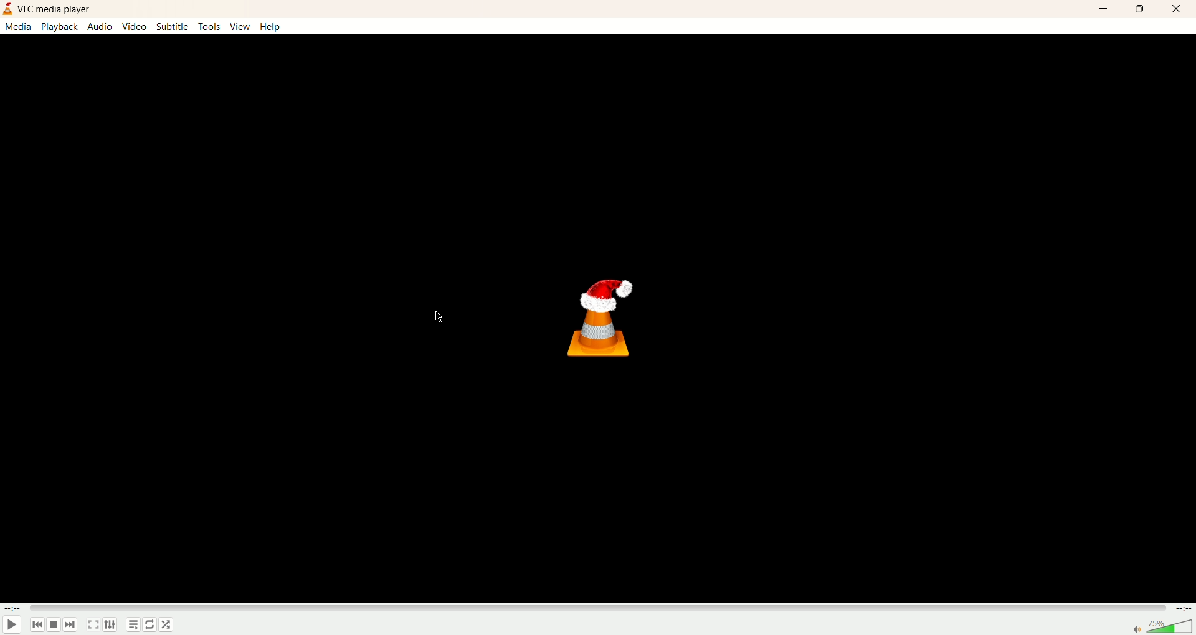 This screenshot has width=1196, height=635. Describe the element at coordinates (597, 608) in the screenshot. I see `progress bar` at that location.